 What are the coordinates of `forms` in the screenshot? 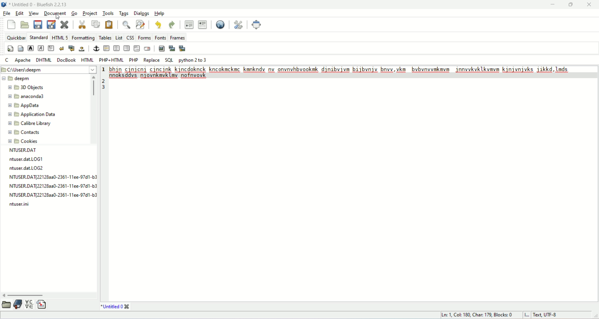 It's located at (145, 37).